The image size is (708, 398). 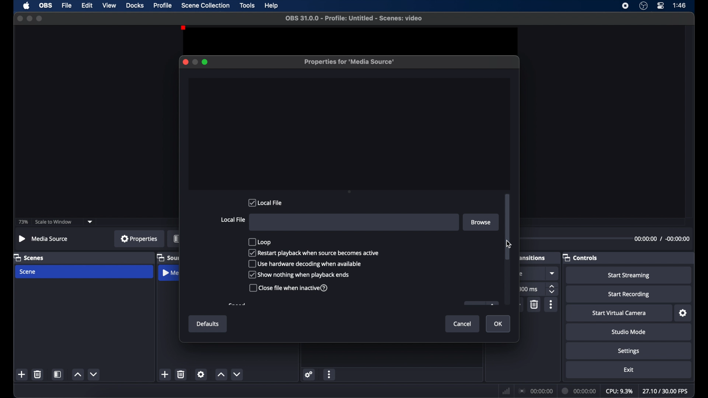 I want to click on scale to window, so click(x=53, y=222).